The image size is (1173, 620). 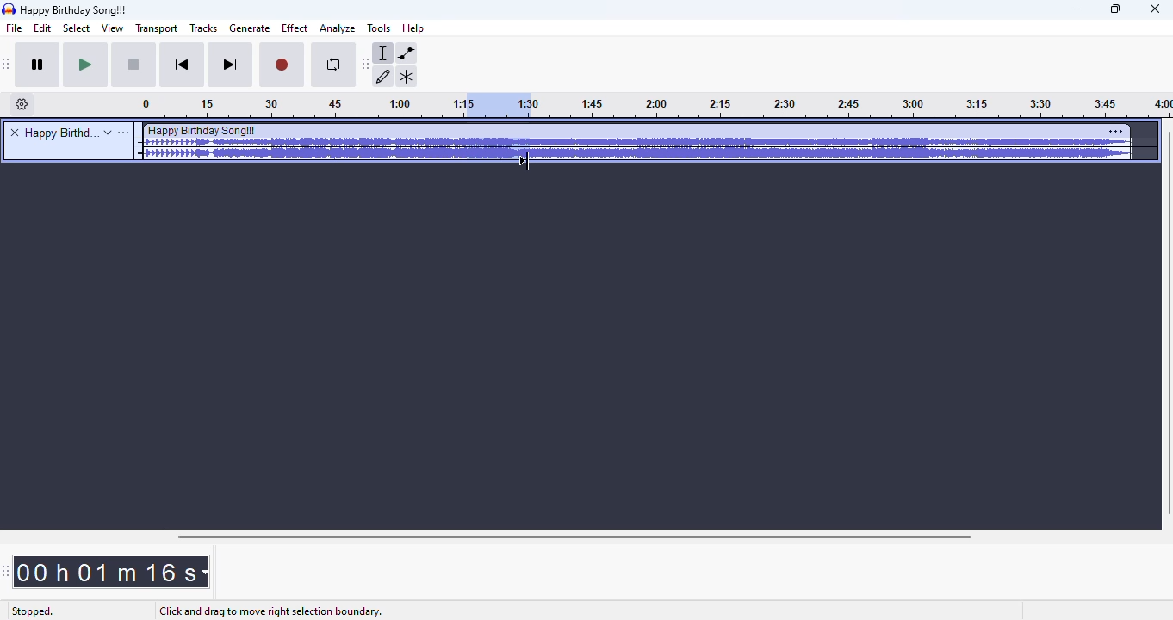 I want to click on tools, so click(x=378, y=28).